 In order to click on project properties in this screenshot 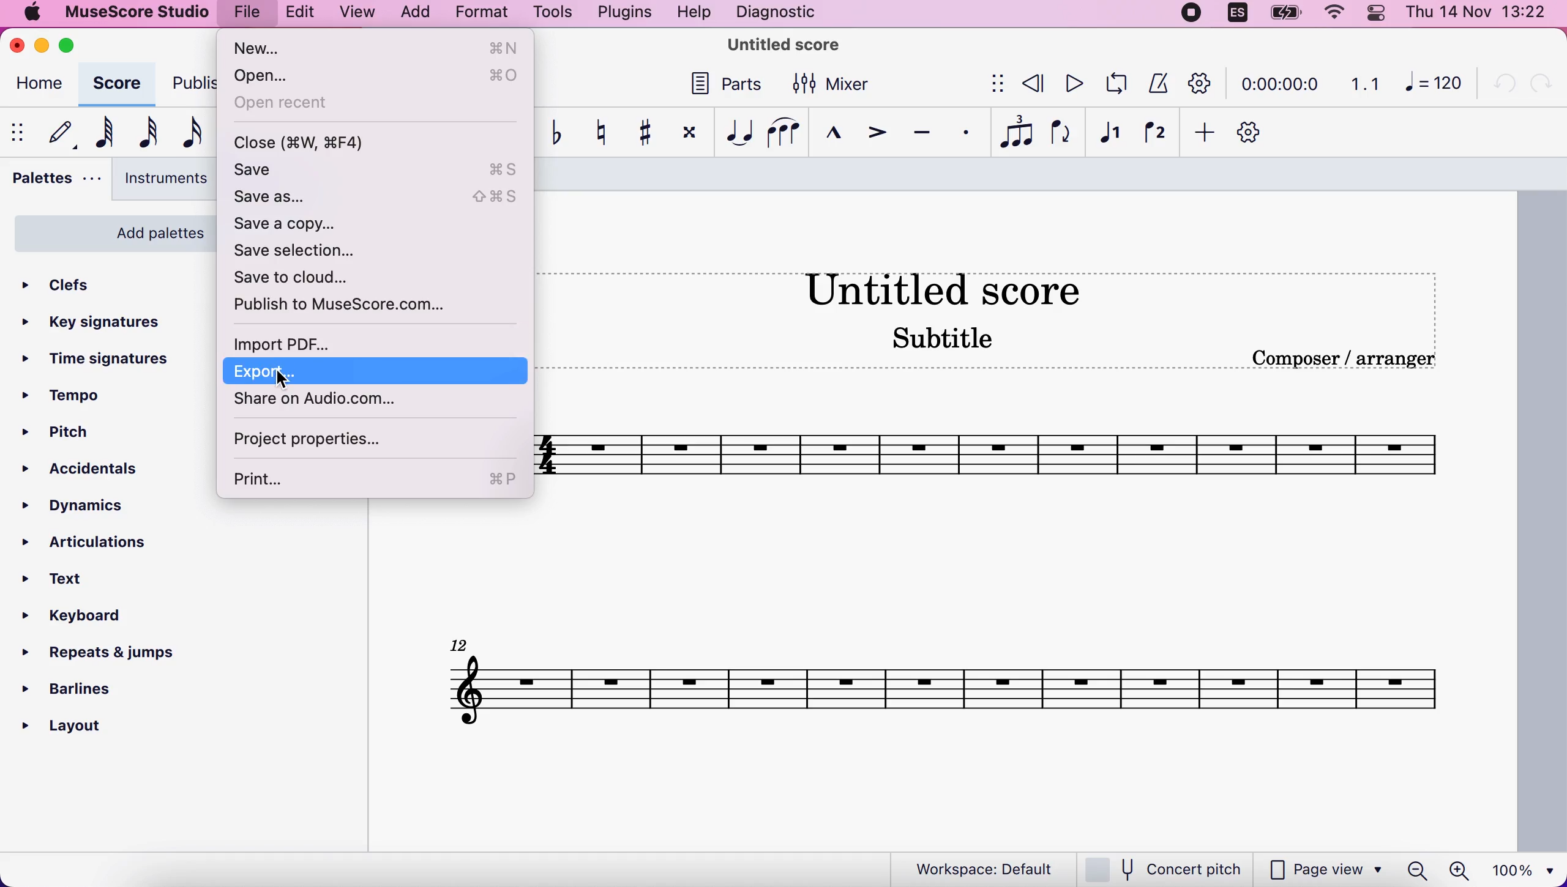, I will do `click(343, 442)`.